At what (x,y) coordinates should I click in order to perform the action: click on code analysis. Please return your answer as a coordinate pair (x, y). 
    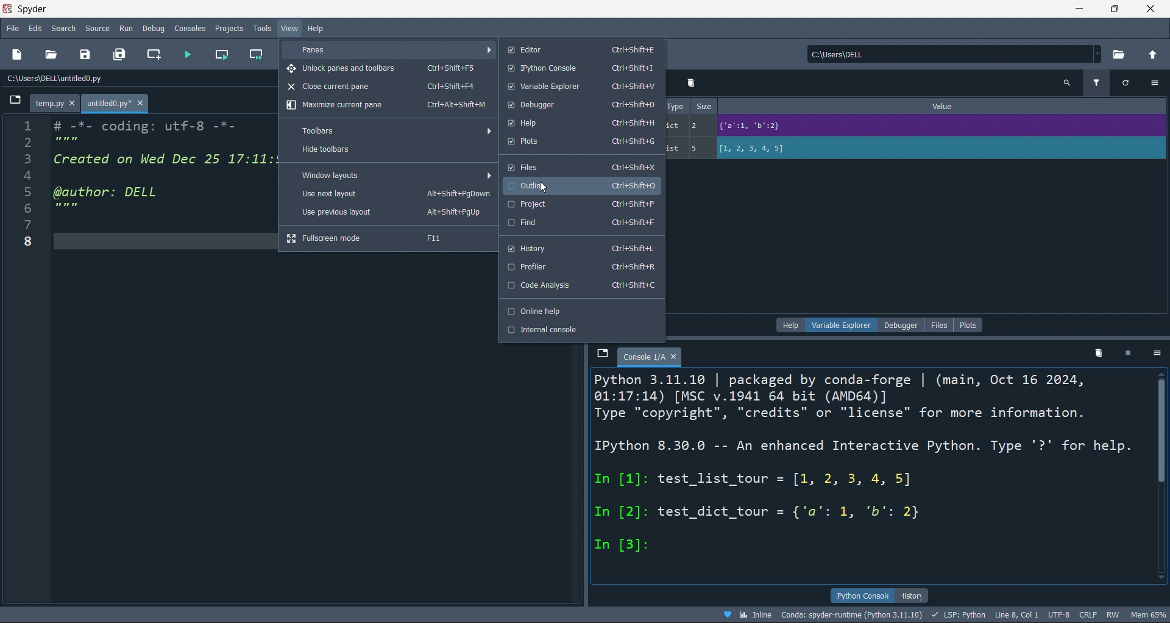
    Looking at the image, I should click on (578, 285).